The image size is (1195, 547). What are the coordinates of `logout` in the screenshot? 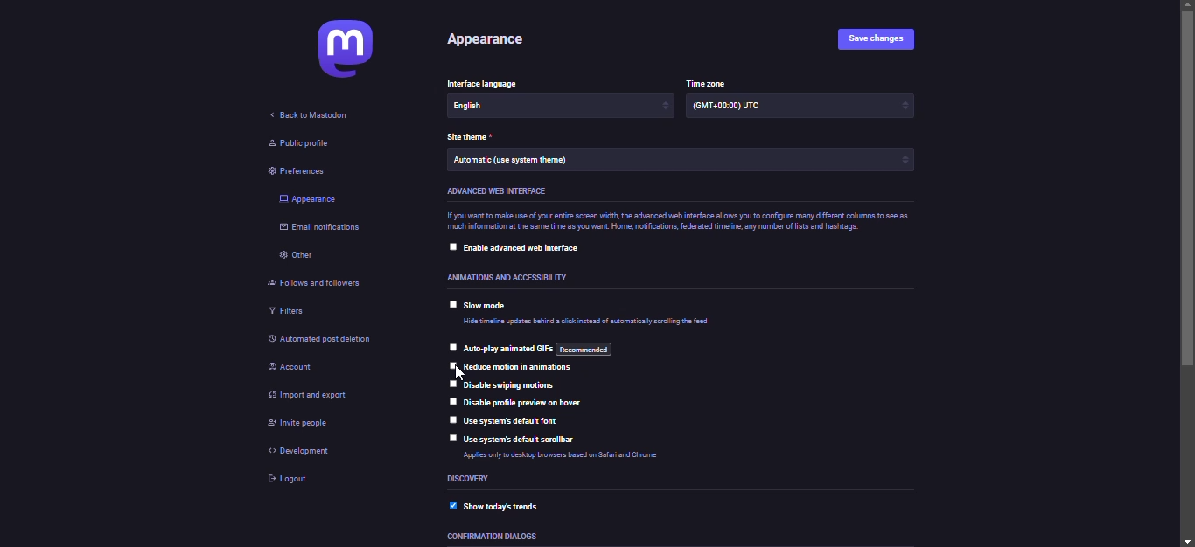 It's located at (292, 482).